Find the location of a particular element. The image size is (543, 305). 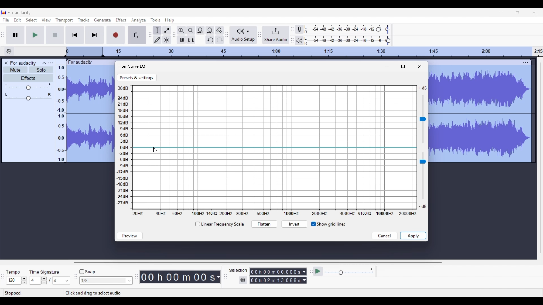

Skip/Select to end is located at coordinates (95, 35).